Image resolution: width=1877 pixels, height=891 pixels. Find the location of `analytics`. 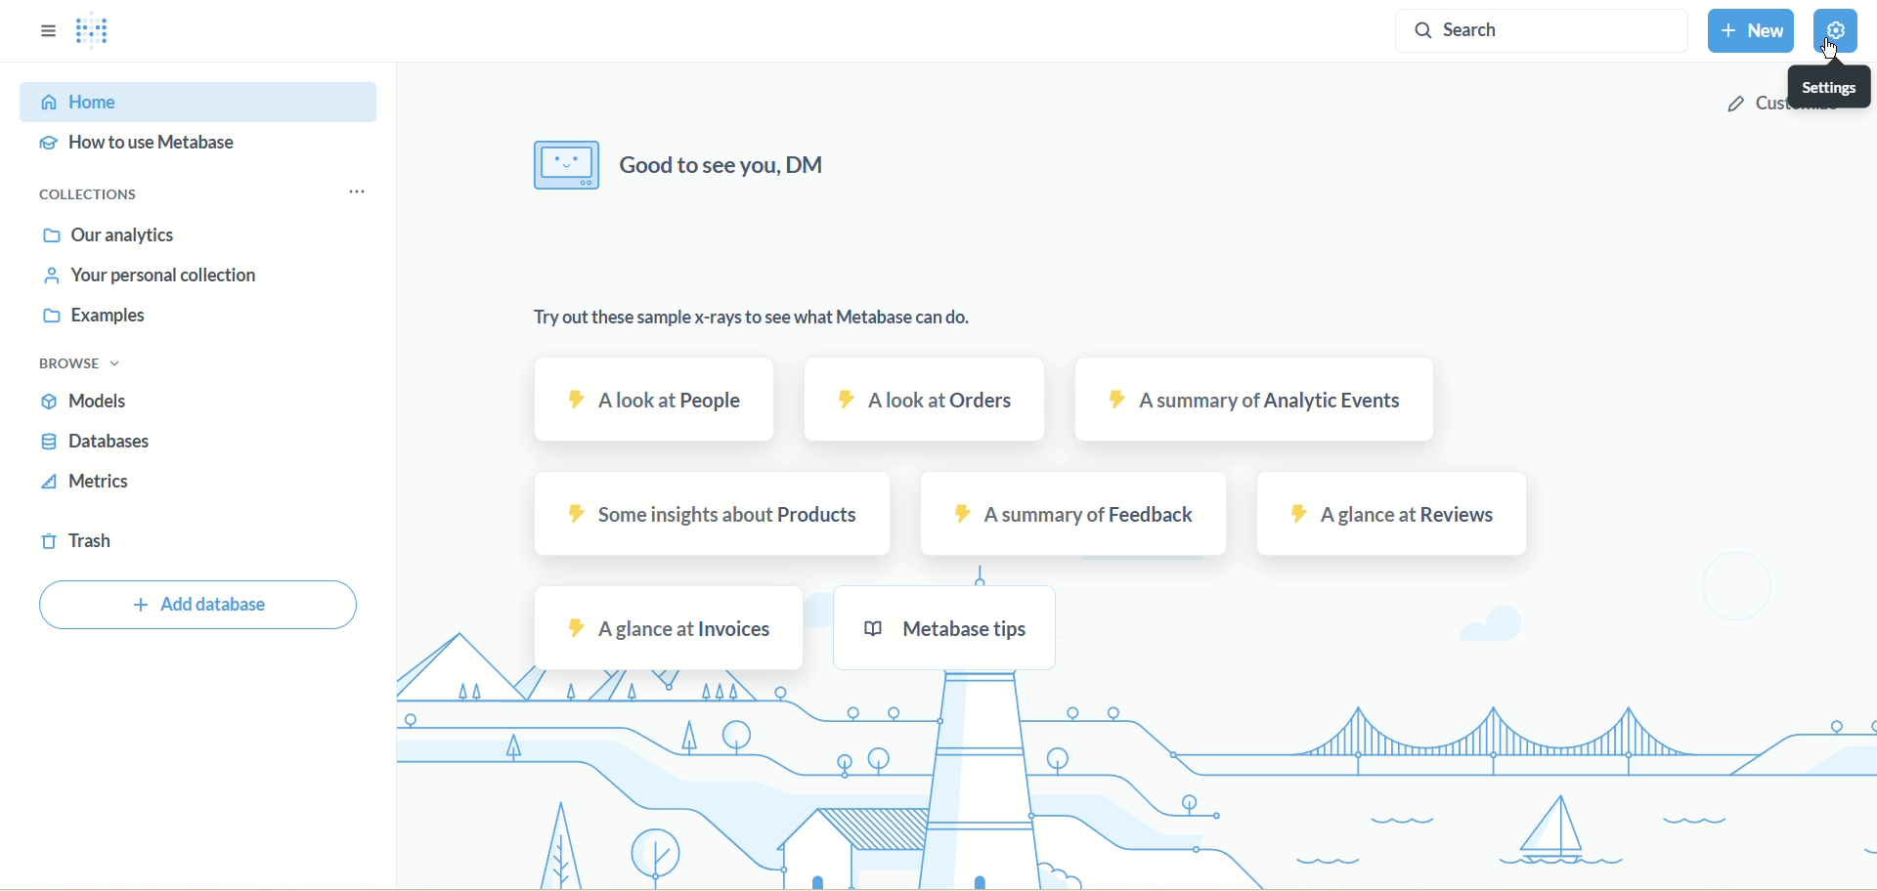

analytics is located at coordinates (115, 238).